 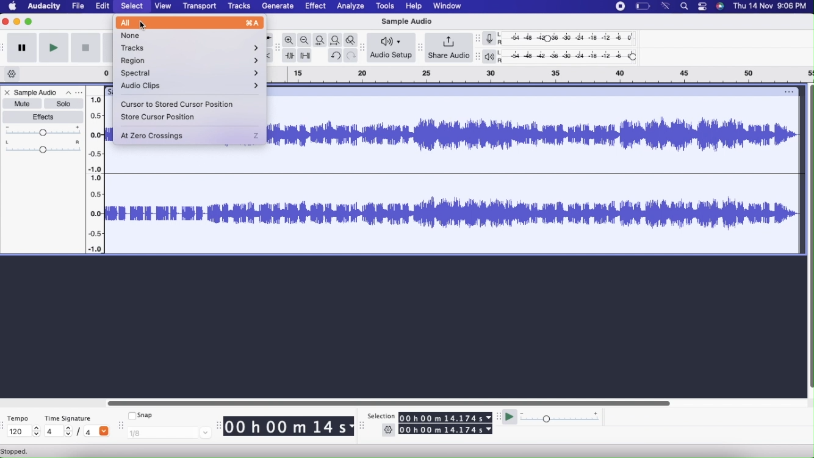 What do you see at coordinates (414, 6) in the screenshot?
I see `Help` at bounding box center [414, 6].